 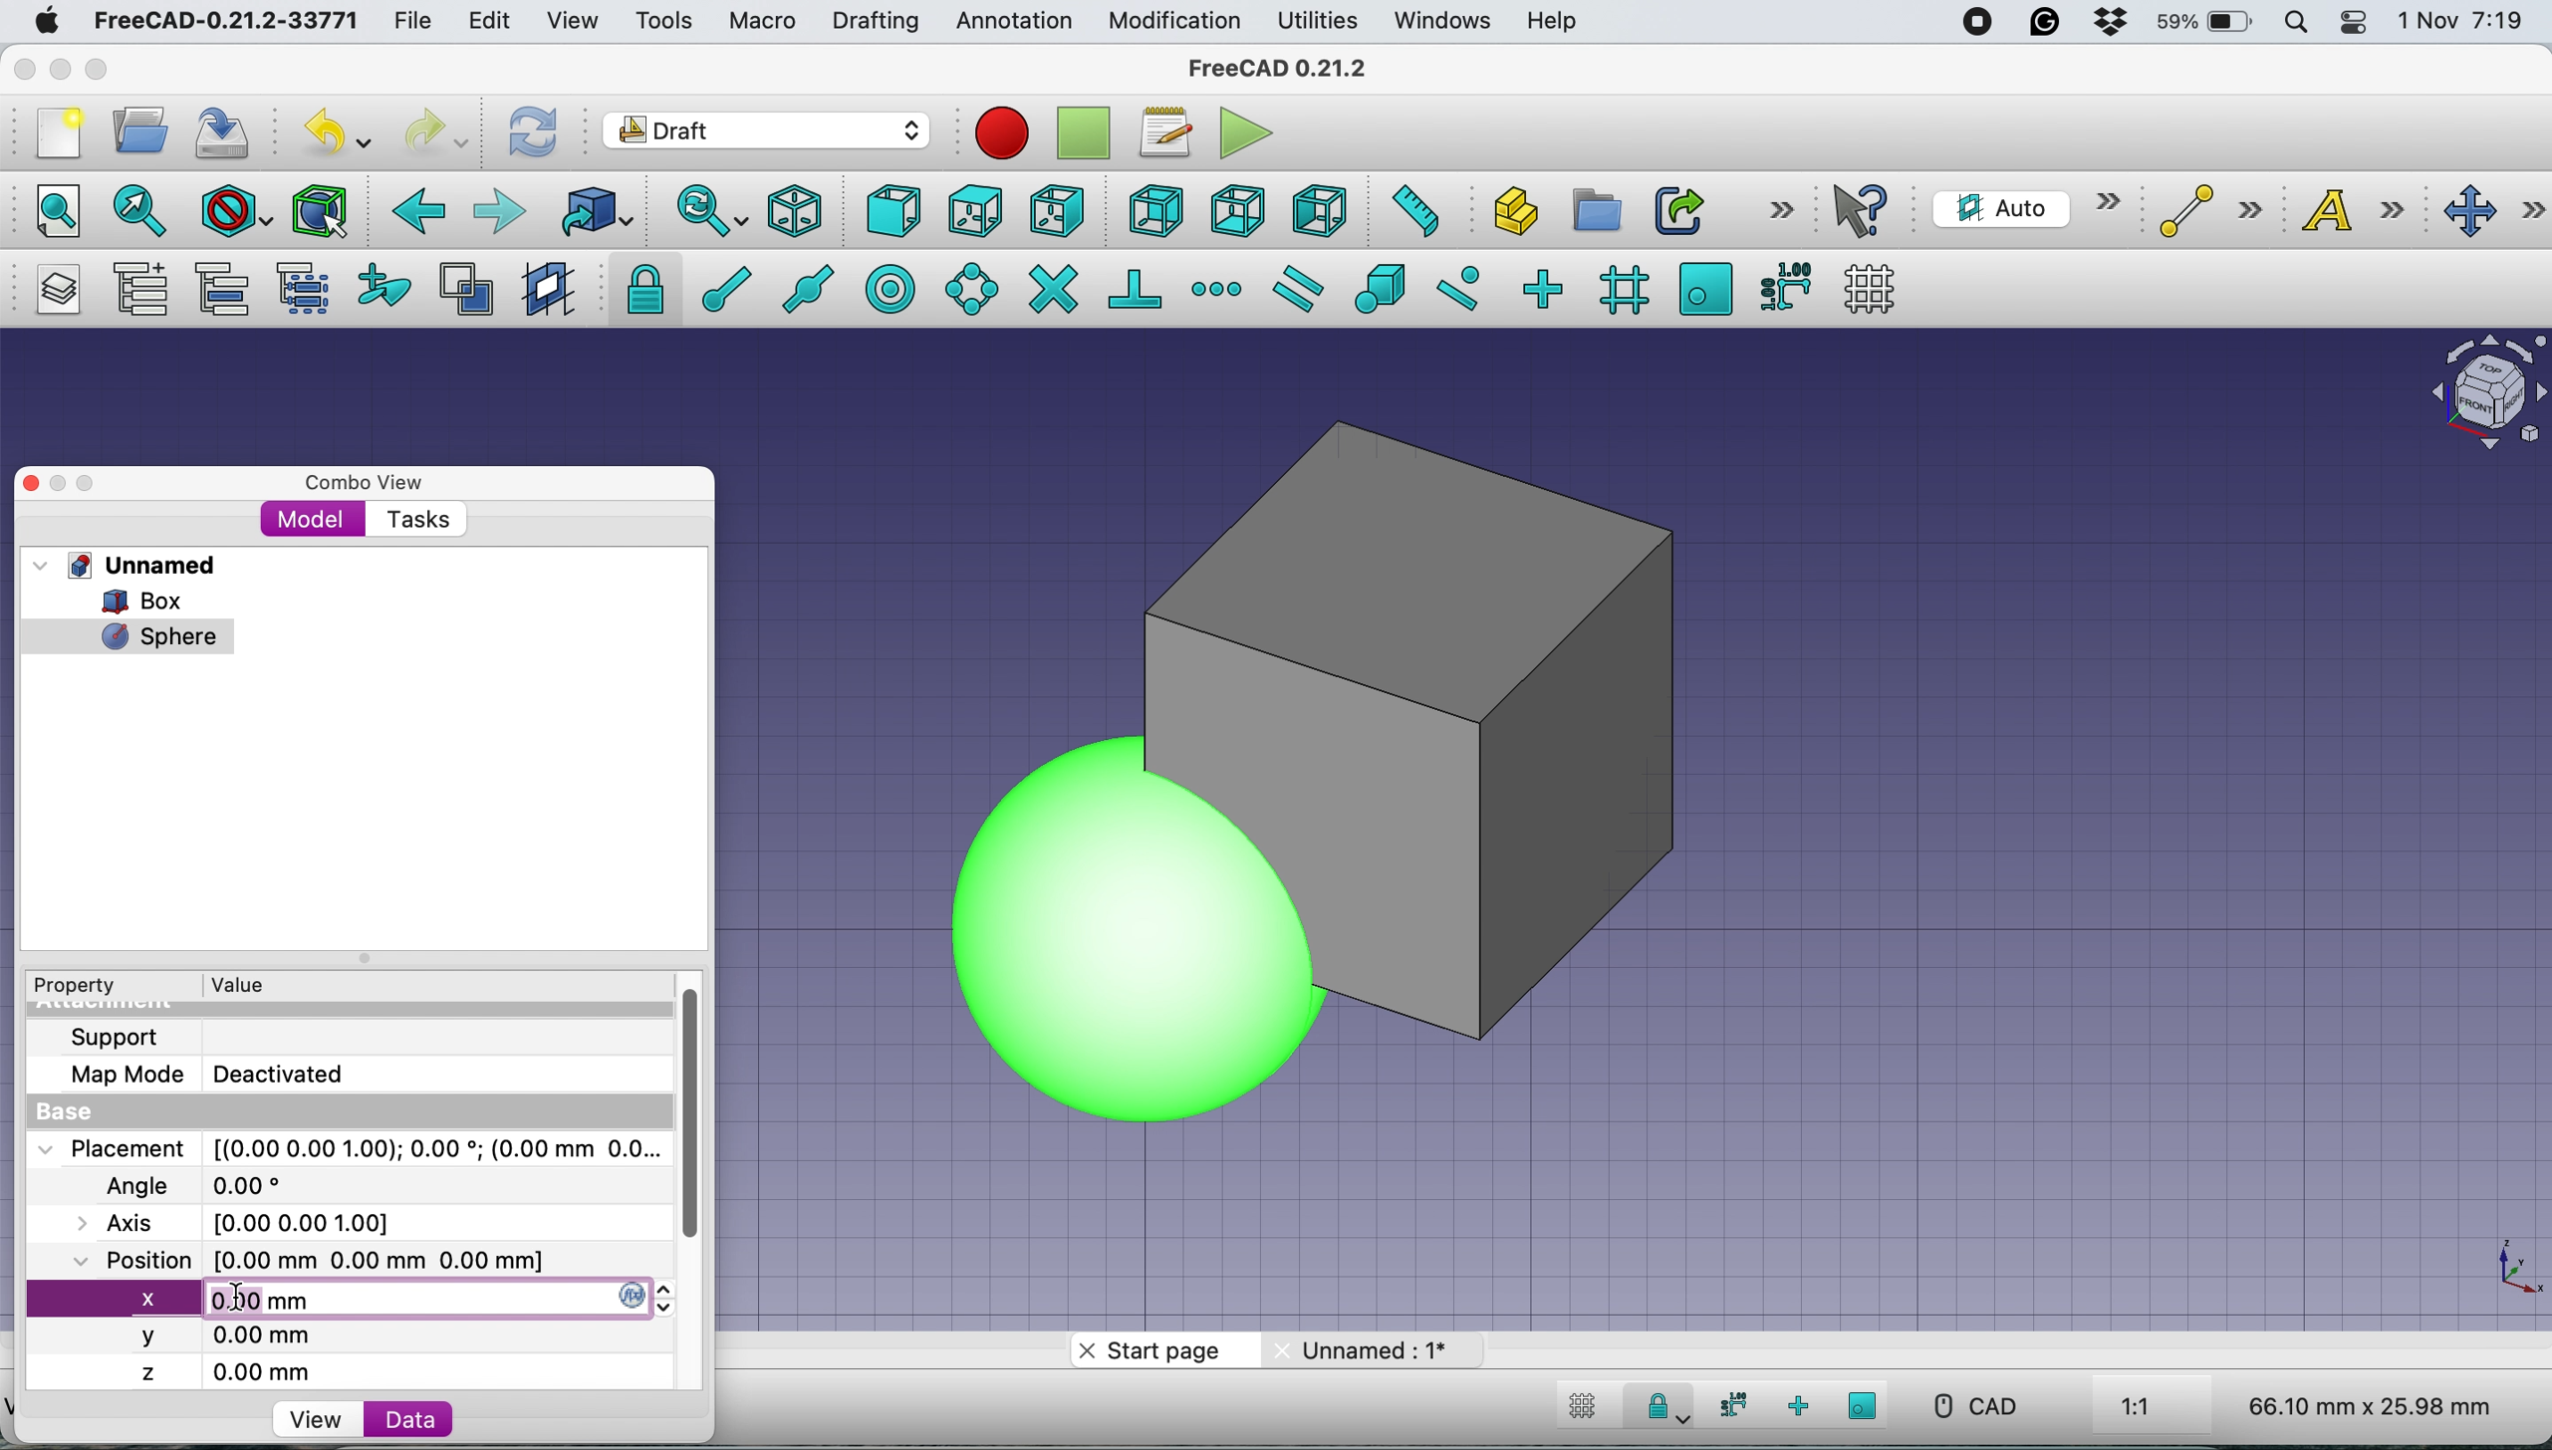 I want to click on text, so click(x=2358, y=209).